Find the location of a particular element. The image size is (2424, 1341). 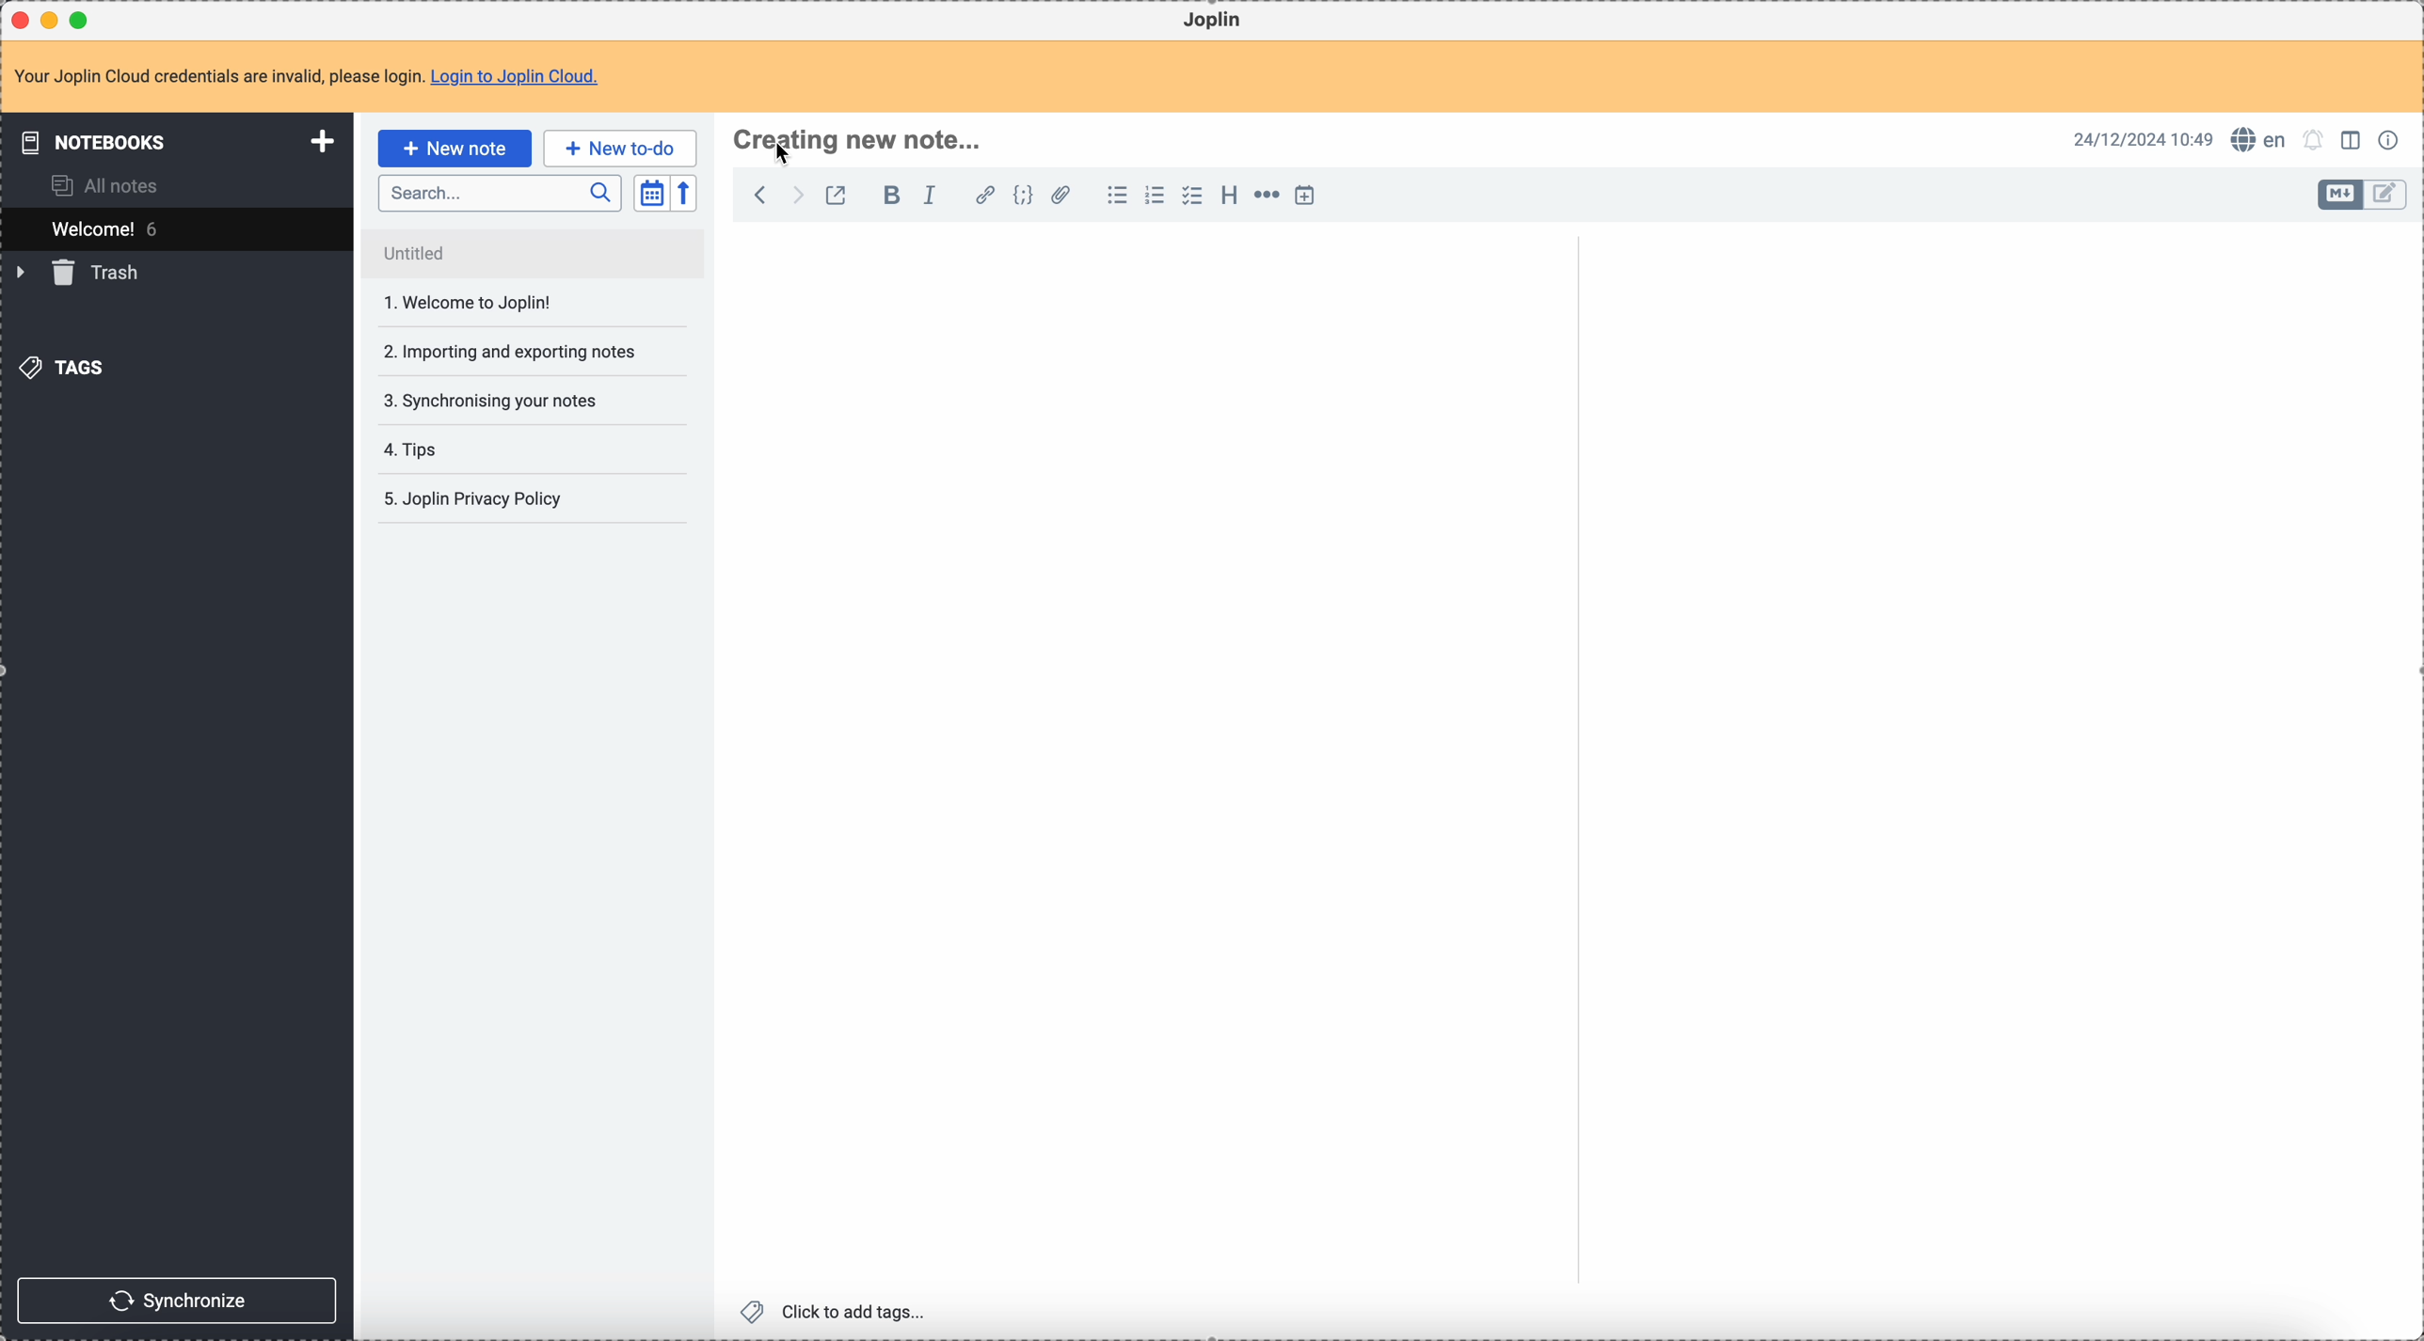

note is located at coordinates (306, 76).